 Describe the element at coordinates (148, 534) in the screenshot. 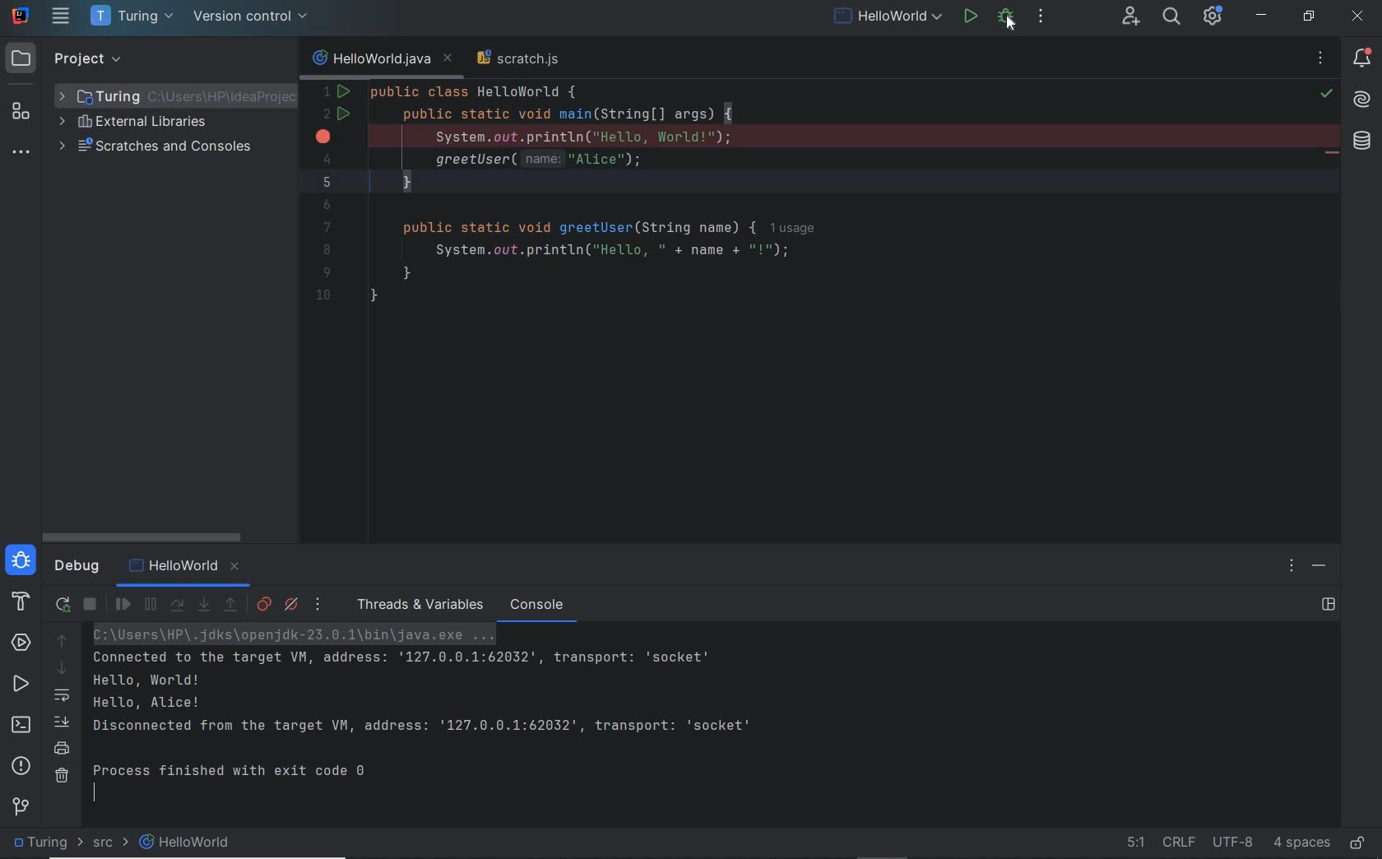

I see `scroll bar` at that location.